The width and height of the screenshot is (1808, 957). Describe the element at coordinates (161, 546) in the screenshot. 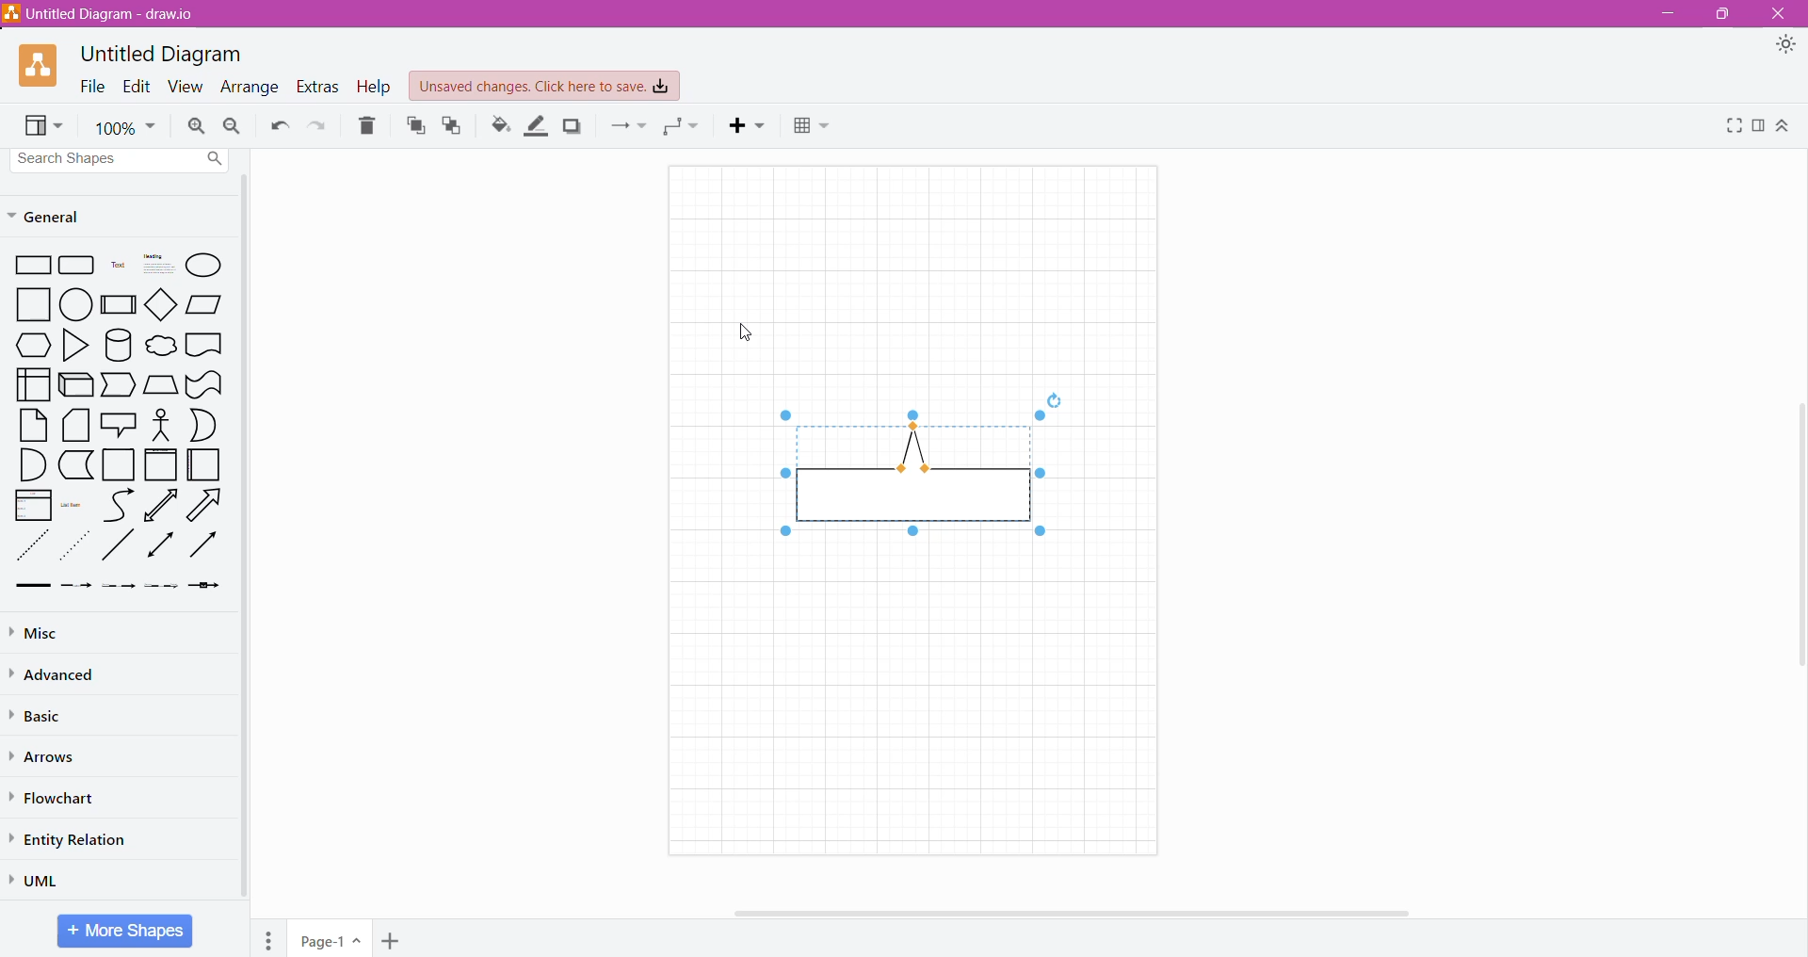

I see `Double Arrow ` at that location.